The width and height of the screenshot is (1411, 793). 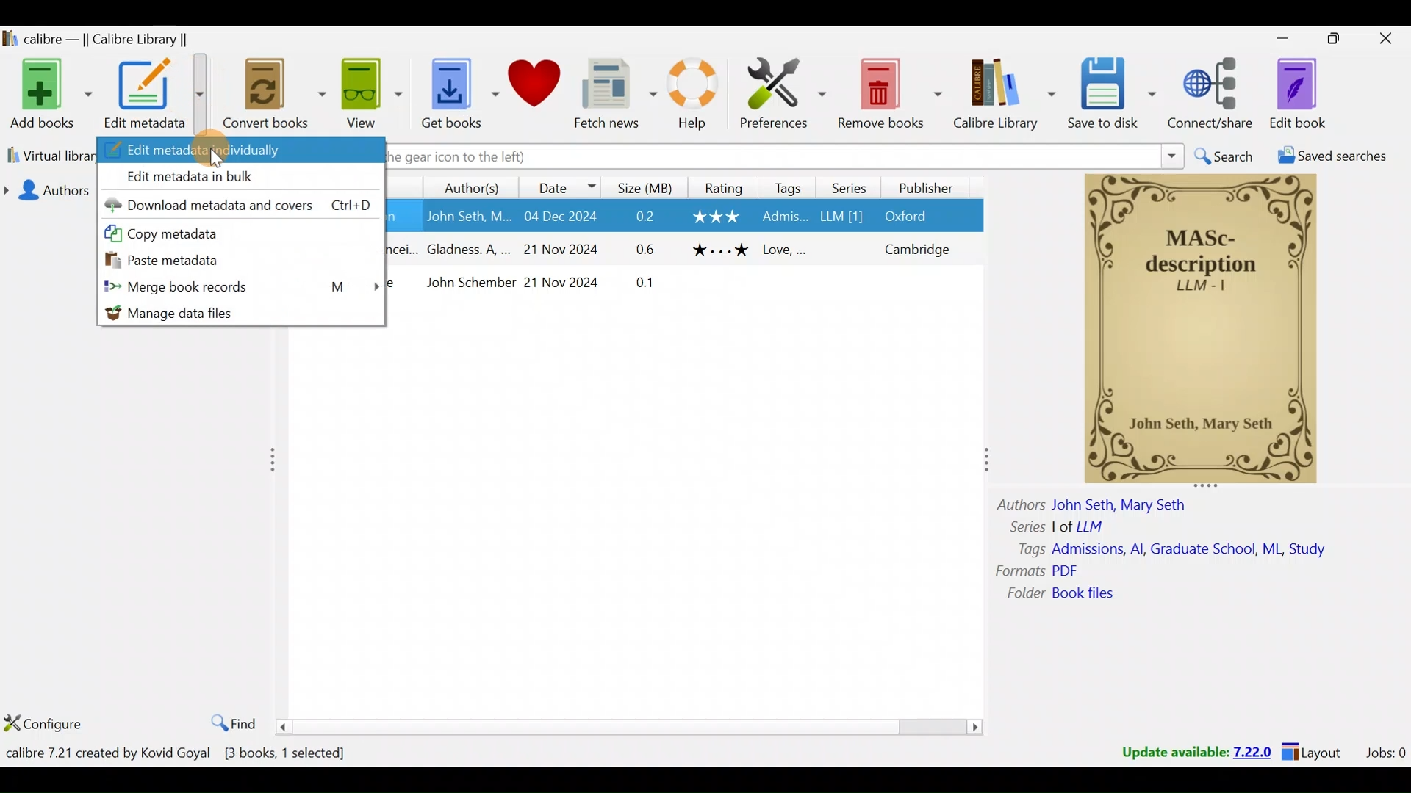 What do you see at coordinates (564, 247) in the screenshot?
I see `` at bounding box center [564, 247].